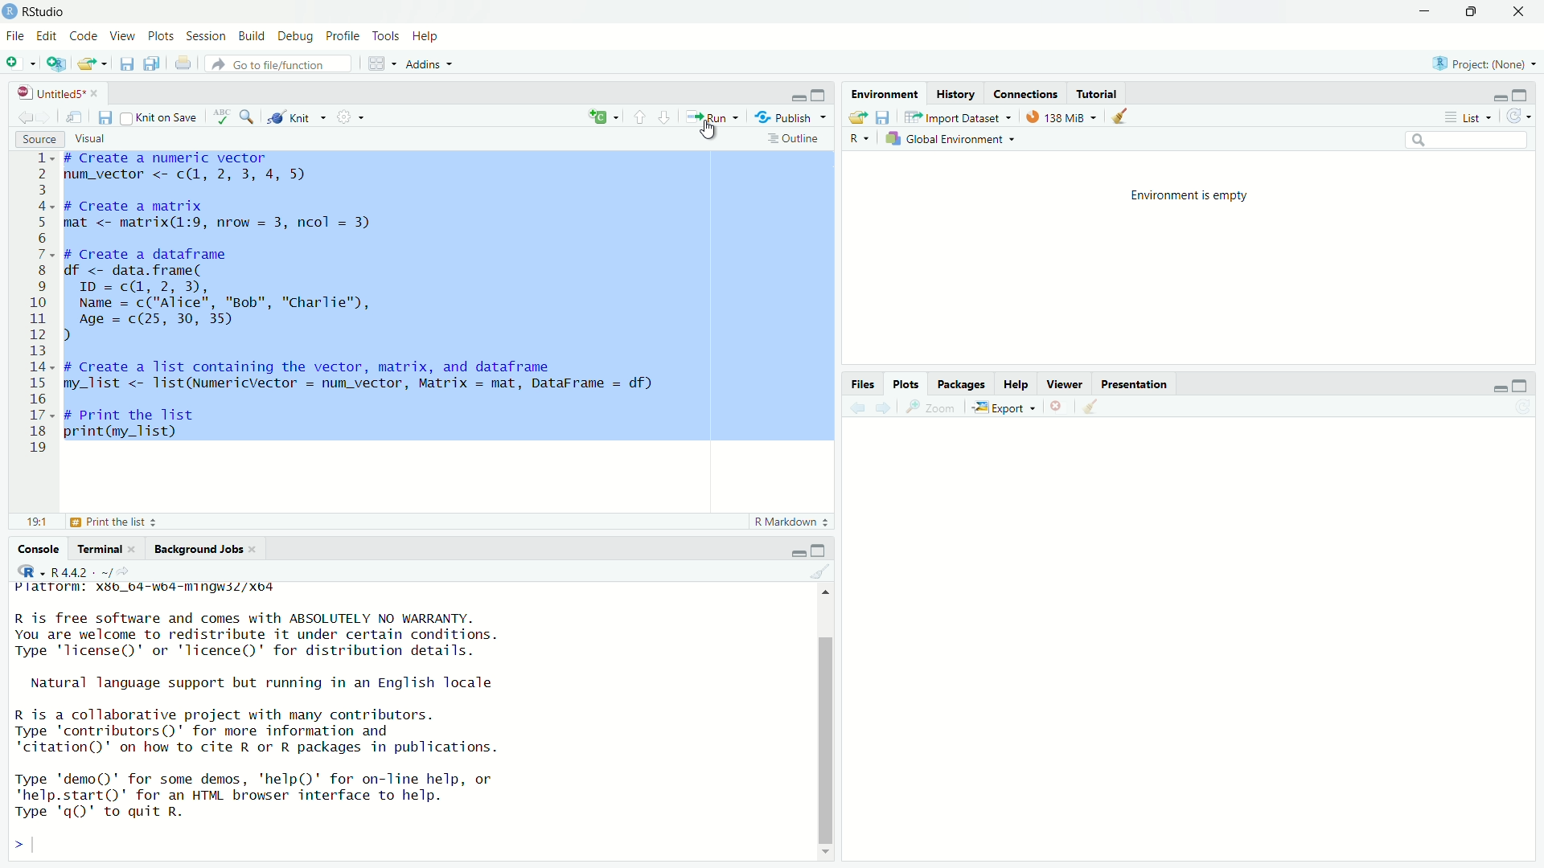 This screenshot has height=868, width=1544. Describe the element at coordinates (1104, 92) in the screenshot. I see `Tutorial` at that location.